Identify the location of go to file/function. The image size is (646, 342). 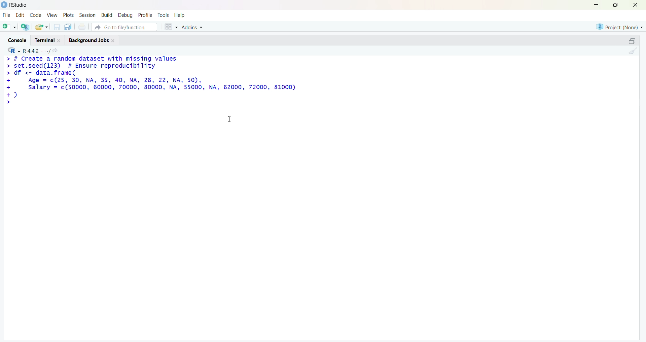
(124, 27).